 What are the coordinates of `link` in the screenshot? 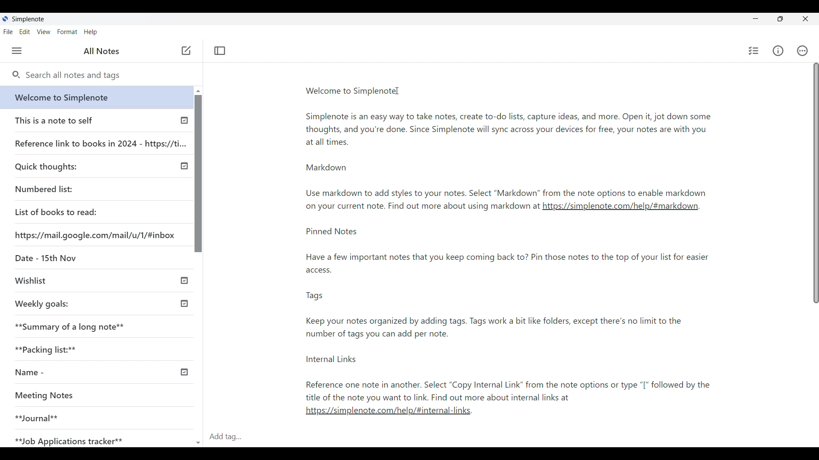 It's located at (385, 413).